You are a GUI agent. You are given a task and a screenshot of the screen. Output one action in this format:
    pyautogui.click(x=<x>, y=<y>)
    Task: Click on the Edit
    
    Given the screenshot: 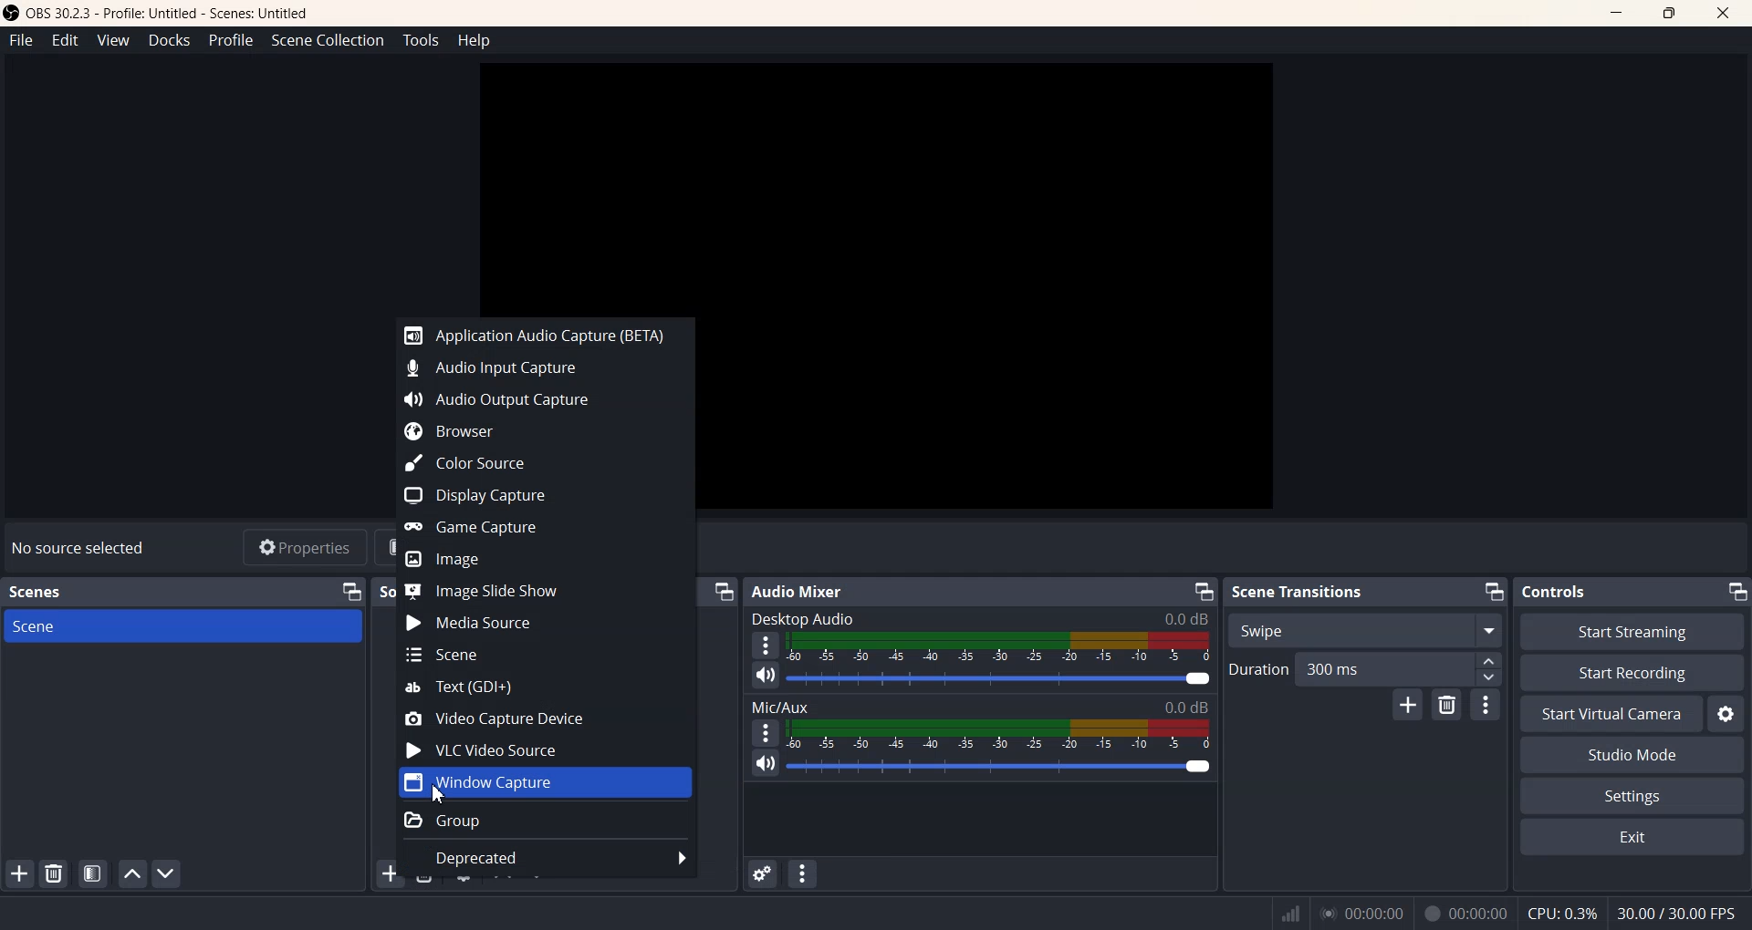 What is the action you would take?
    pyautogui.click(x=67, y=40)
    